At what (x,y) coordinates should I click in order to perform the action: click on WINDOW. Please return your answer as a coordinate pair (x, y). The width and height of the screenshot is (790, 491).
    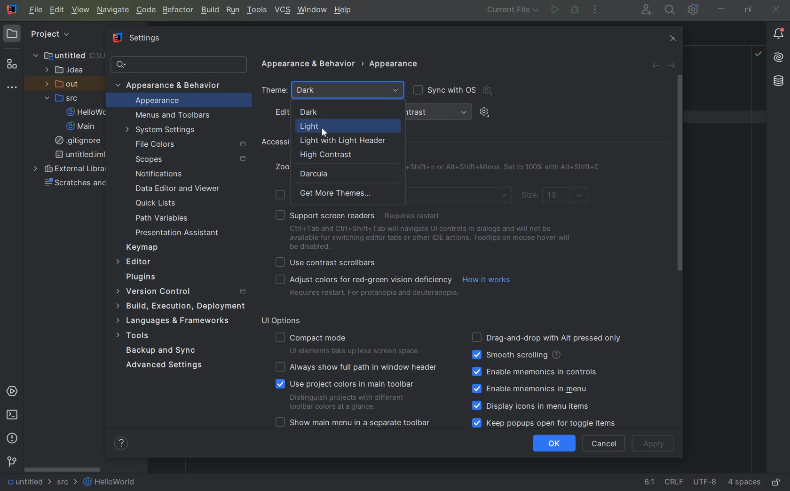
    Looking at the image, I should click on (311, 11).